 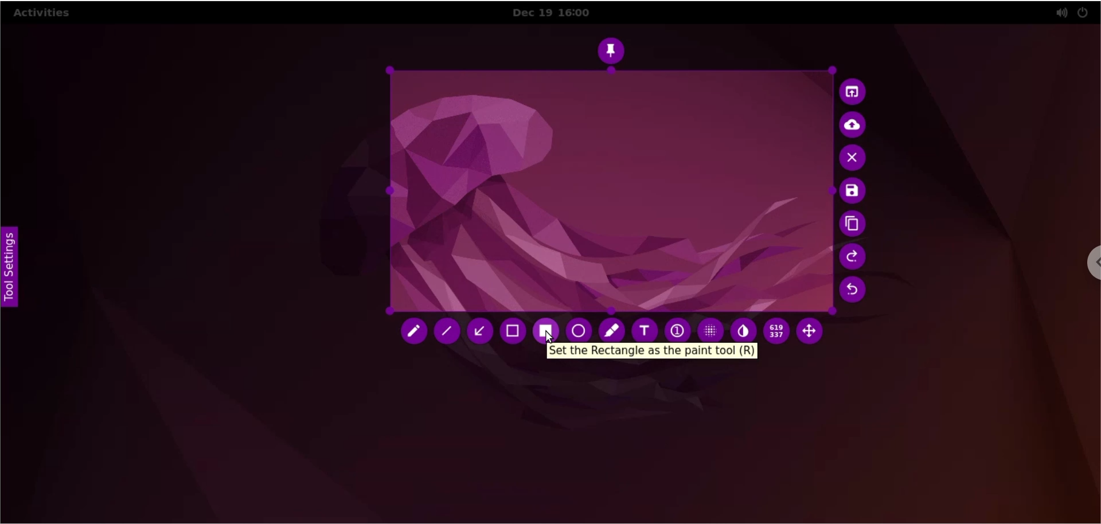 I want to click on marker tool, so click(x=612, y=328).